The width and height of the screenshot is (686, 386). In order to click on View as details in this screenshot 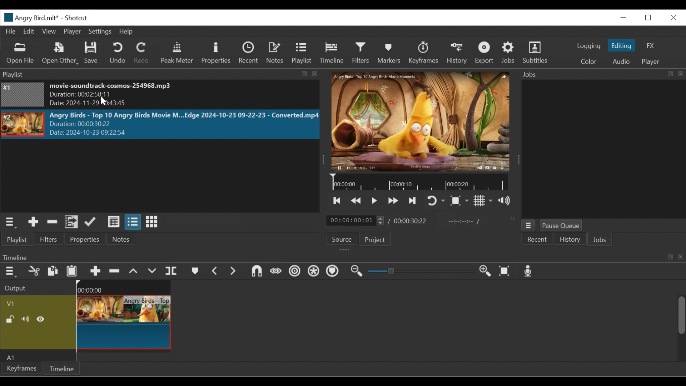, I will do `click(113, 223)`.